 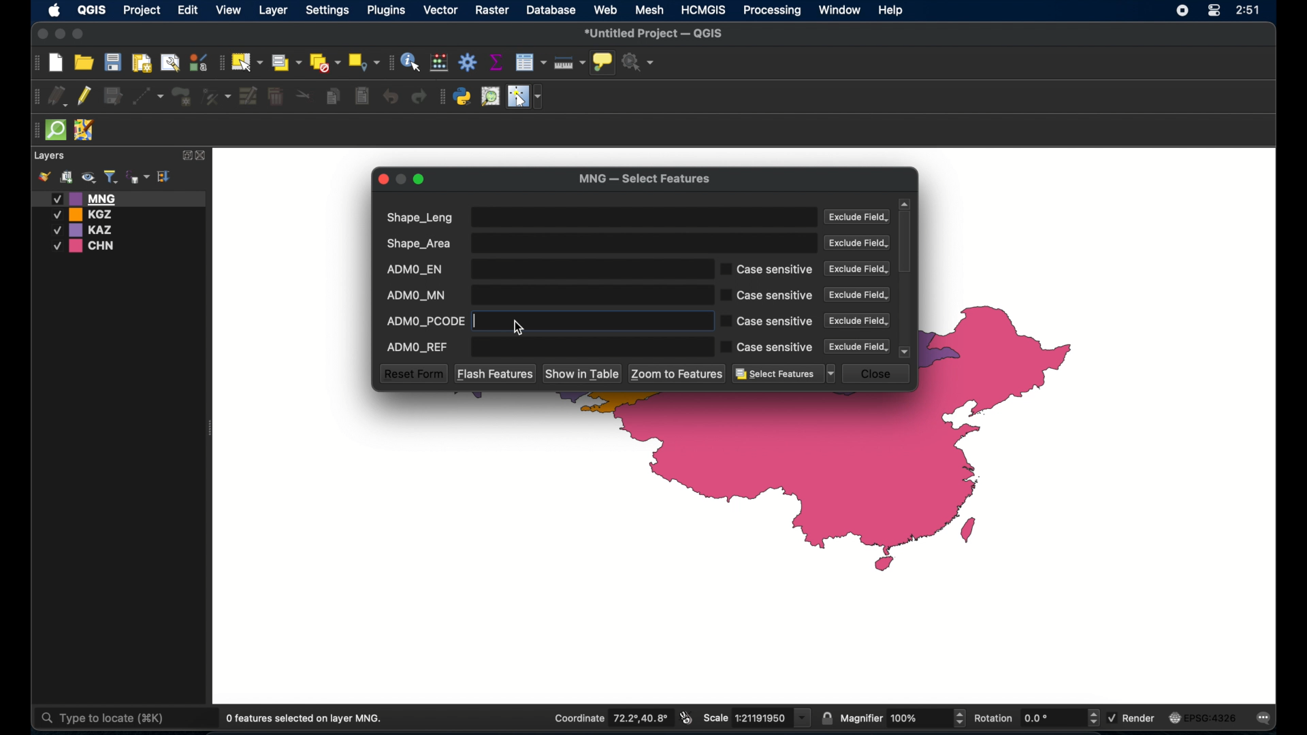 What do you see at coordinates (165, 176) in the screenshot?
I see `collapse all` at bounding box center [165, 176].